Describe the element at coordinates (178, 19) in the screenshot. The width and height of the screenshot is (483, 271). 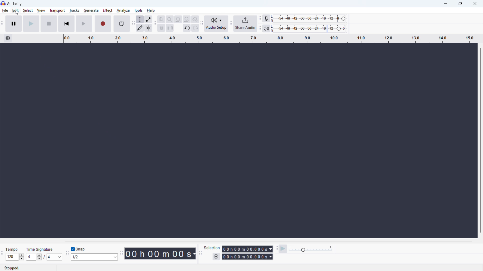
I see `fit selection to width` at that location.